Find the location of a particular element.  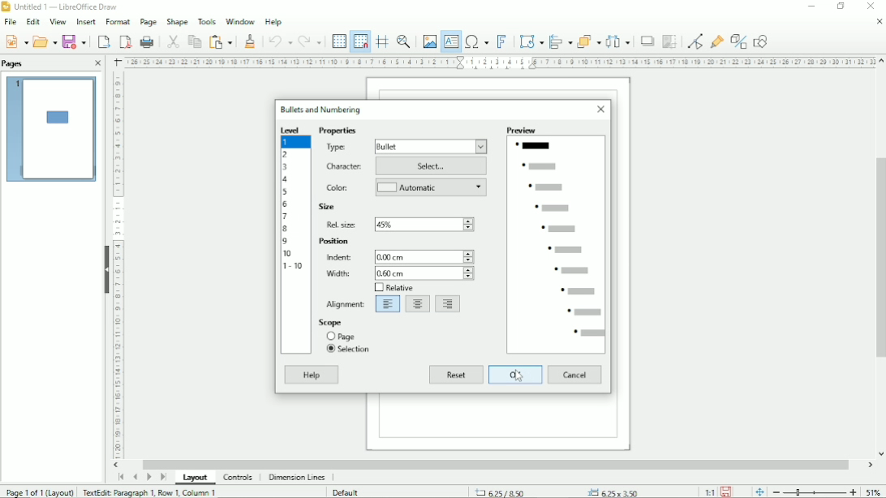

Help is located at coordinates (273, 22).